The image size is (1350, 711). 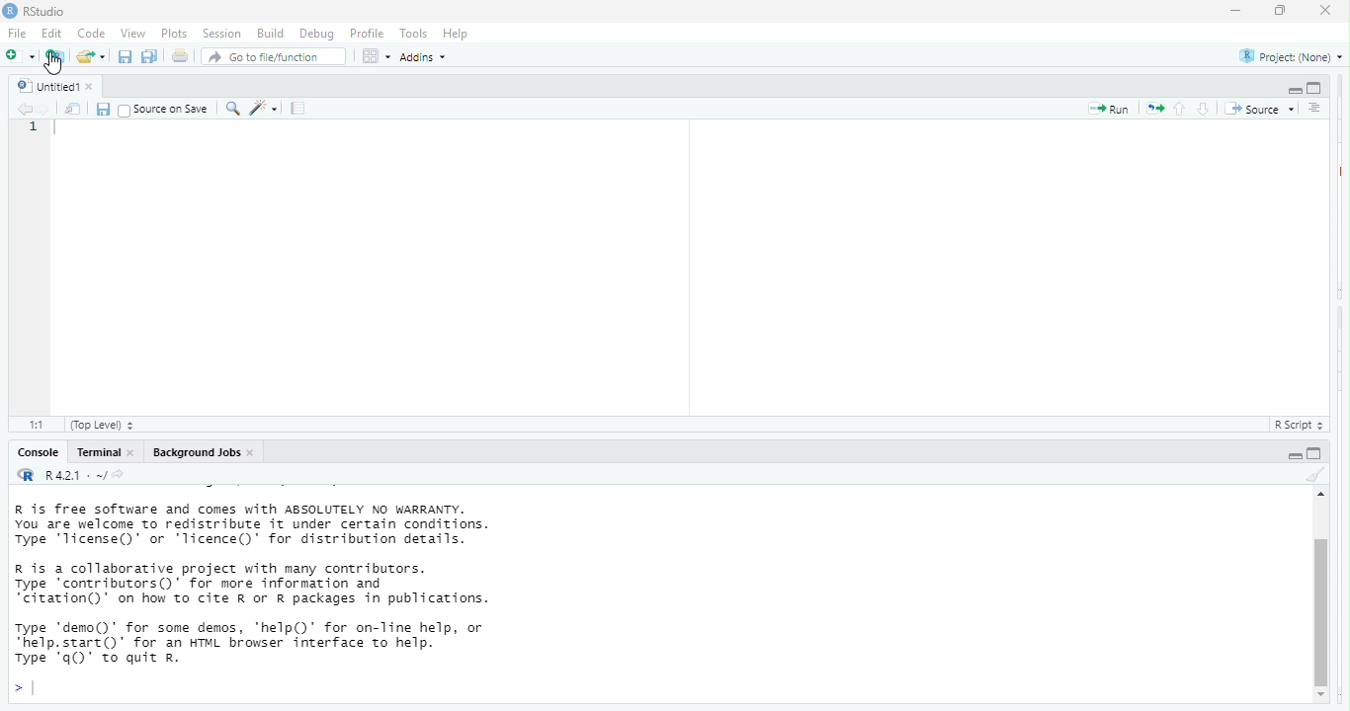 I want to click on maximize, so click(x=1277, y=12).